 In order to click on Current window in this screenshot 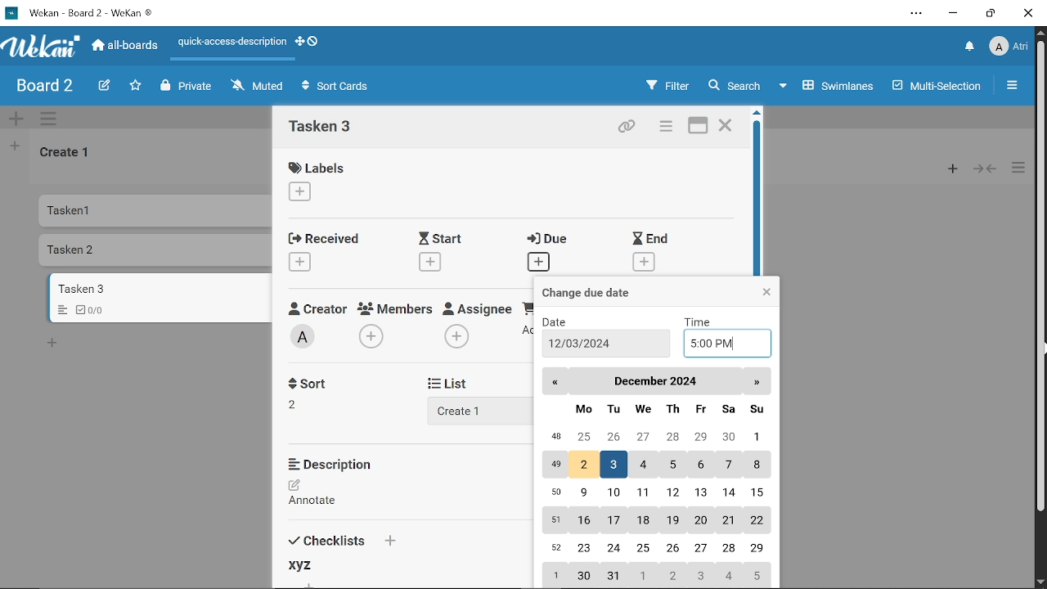, I will do `click(83, 12)`.